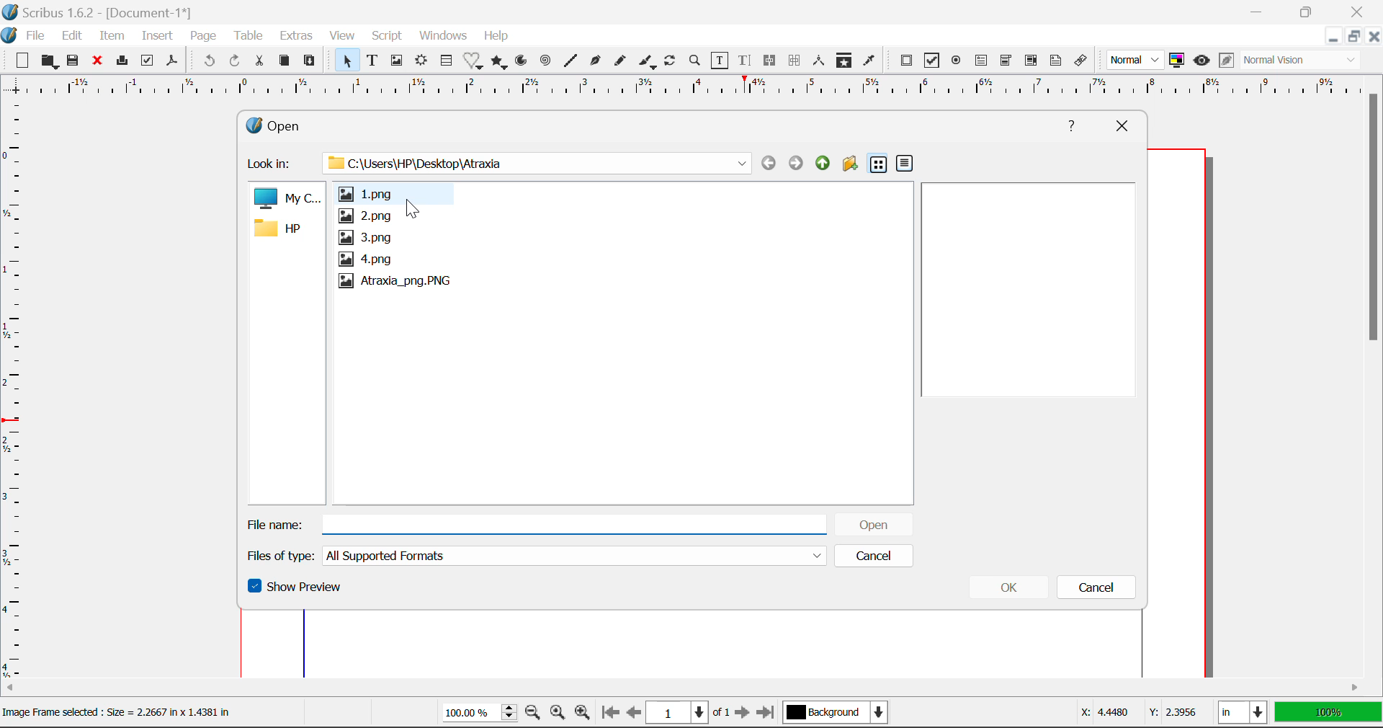 The width and height of the screenshot is (1383, 728). Describe the element at coordinates (1261, 11) in the screenshot. I see `Restore Down` at that location.